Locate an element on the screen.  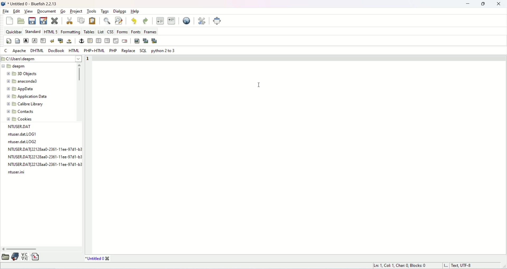
page number is located at coordinates (89, 59).